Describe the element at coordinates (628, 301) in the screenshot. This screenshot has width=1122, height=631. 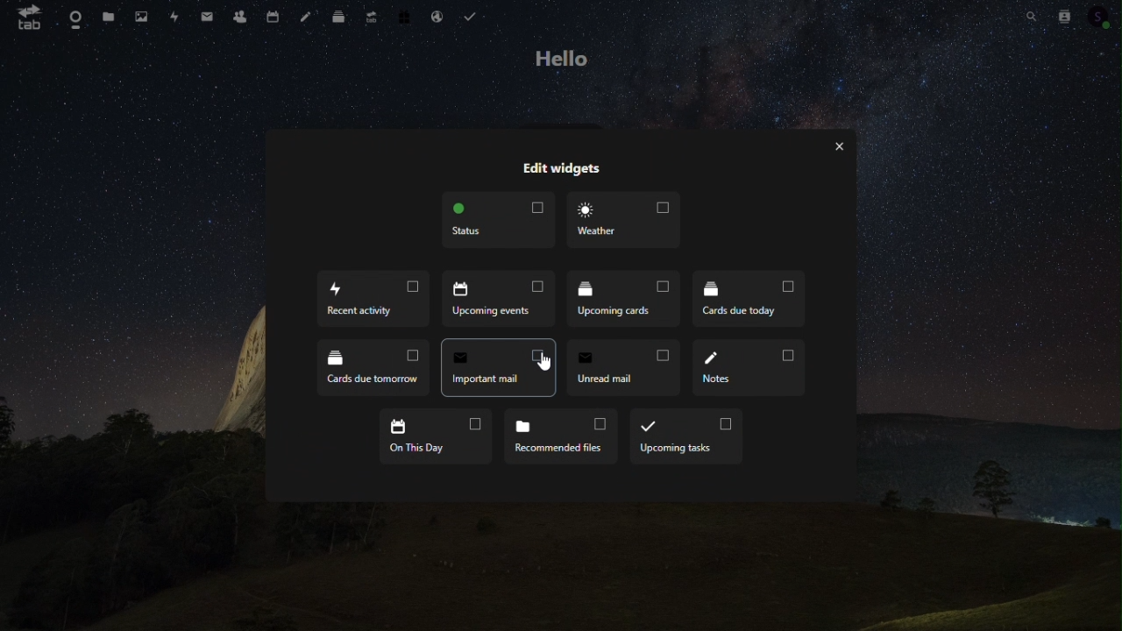
I see `upcoming task` at that location.